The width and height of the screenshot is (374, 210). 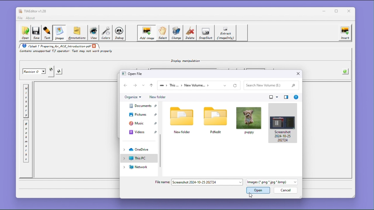 I want to click on Contains unsupported TJ operator. Text may not work properly, so click(x=67, y=52).